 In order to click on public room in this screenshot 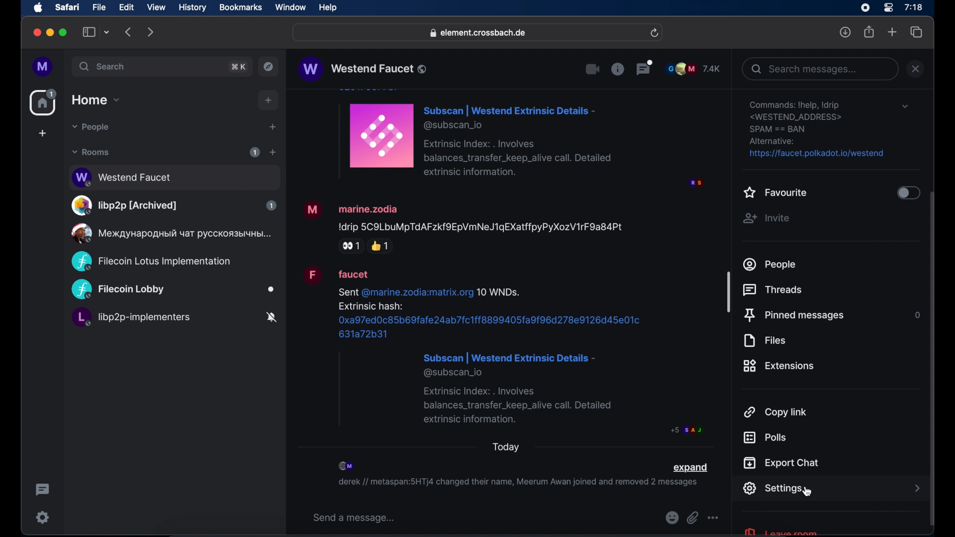, I will do `click(174, 176)`.